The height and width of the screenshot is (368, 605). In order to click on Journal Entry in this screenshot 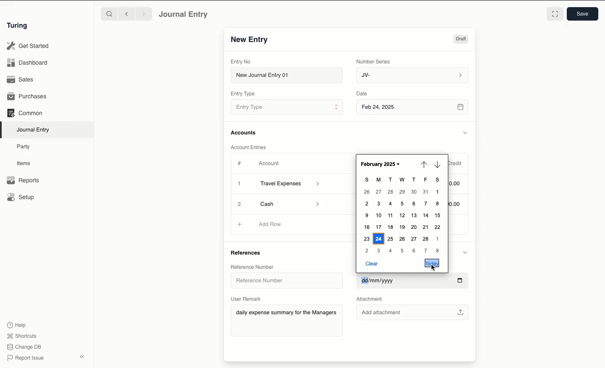, I will do `click(184, 15)`.